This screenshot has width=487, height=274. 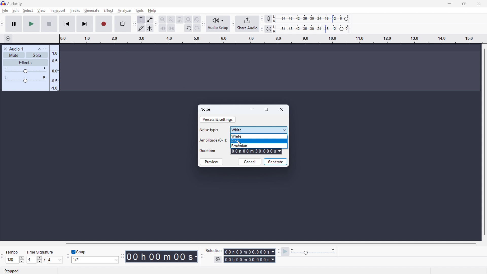 What do you see at coordinates (156, 24) in the screenshot?
I see `edit toolbar` at bounding box center [156, 24].